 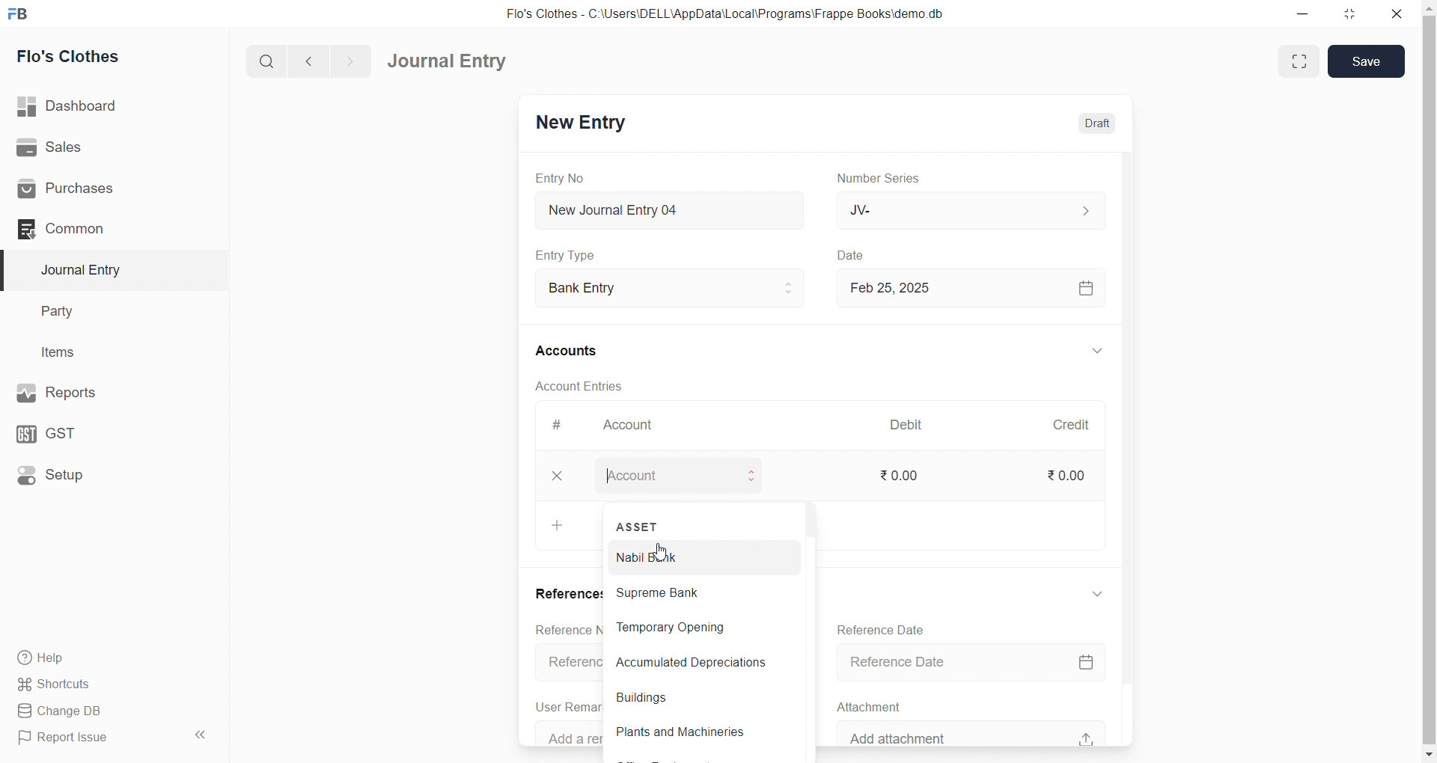 What do you see at coordinates (733, 15) in the screenshot?
I see `Flo's Clothes - C:\Users\DELL\AppData\Local\Programs\Frappe Books\demo.db` at bounding box center [733, 15].